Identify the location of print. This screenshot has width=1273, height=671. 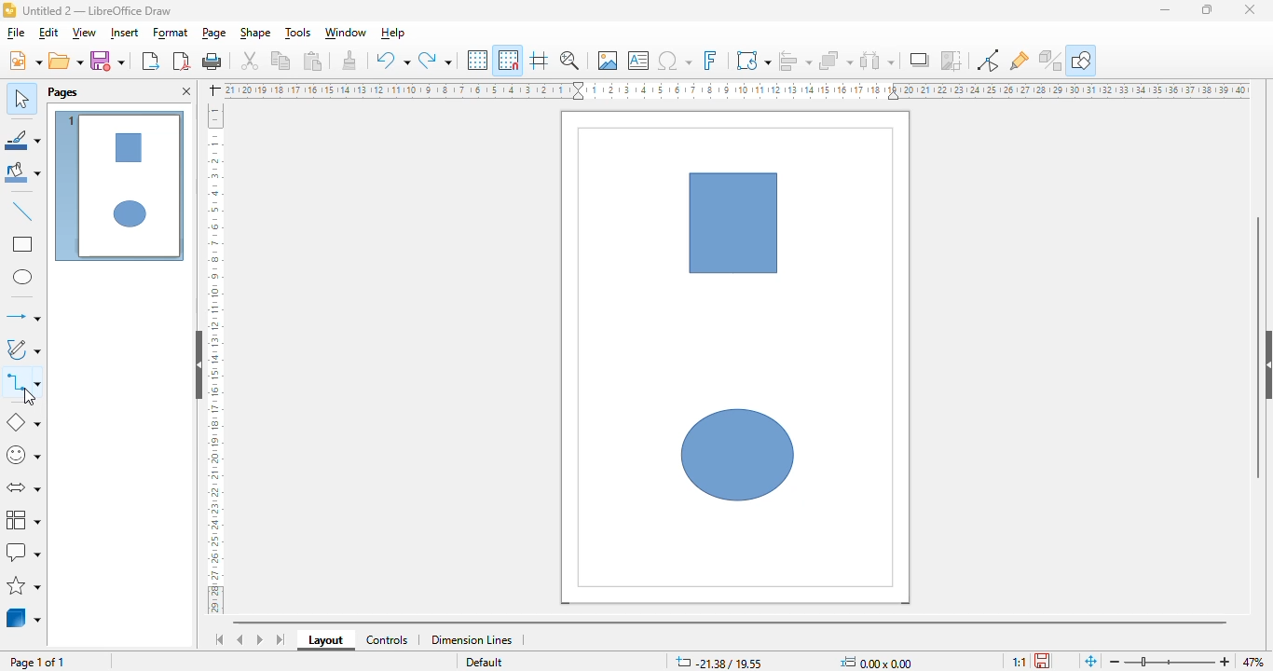
(212, 61).